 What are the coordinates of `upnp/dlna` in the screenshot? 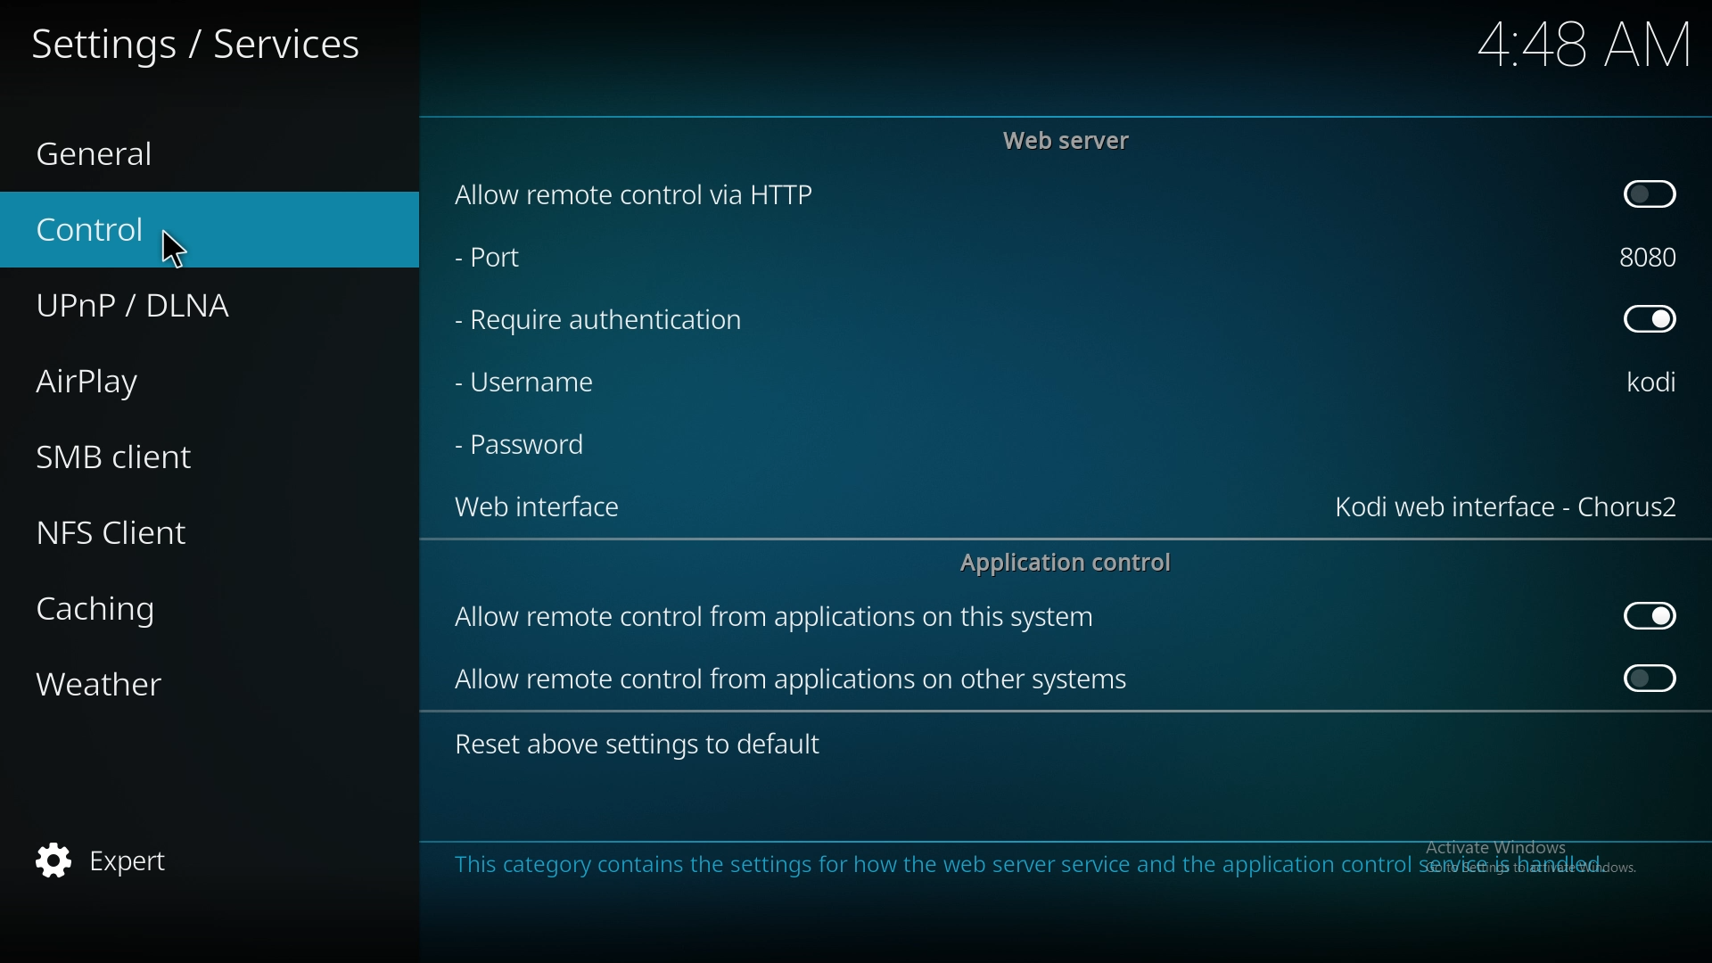 It's located at (163, 307).